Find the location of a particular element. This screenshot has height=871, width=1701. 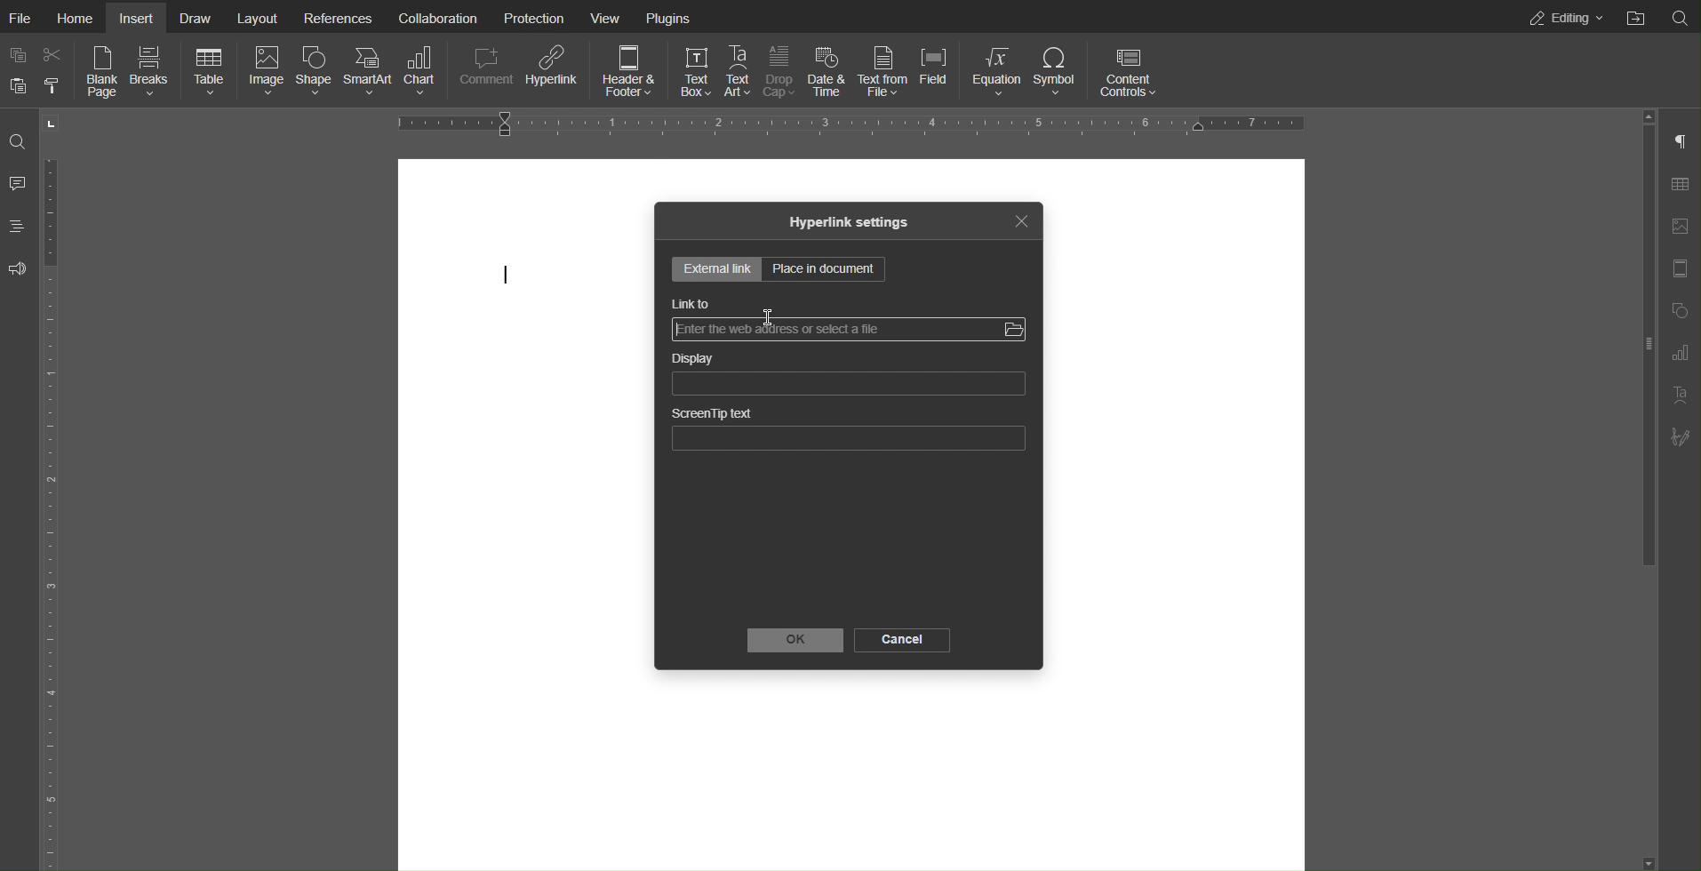

Display Bar is located at coordinates (846, 385).